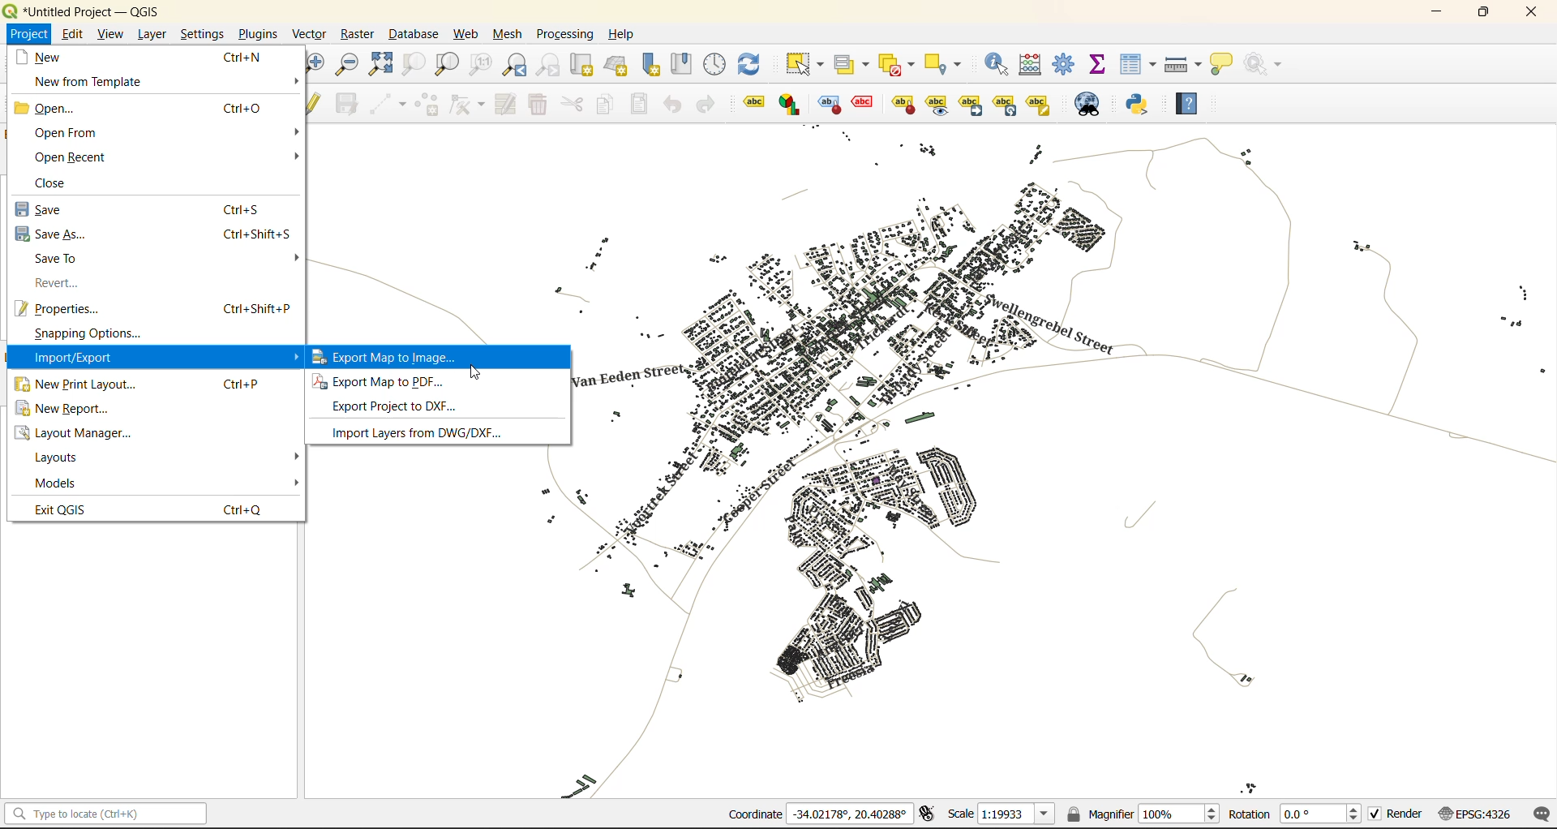 Image resolution: width=1557 pixels, height=829 pixels. Describe the element at coordinates (347, 66) in the screenshot. I see `zoom out` at that location.